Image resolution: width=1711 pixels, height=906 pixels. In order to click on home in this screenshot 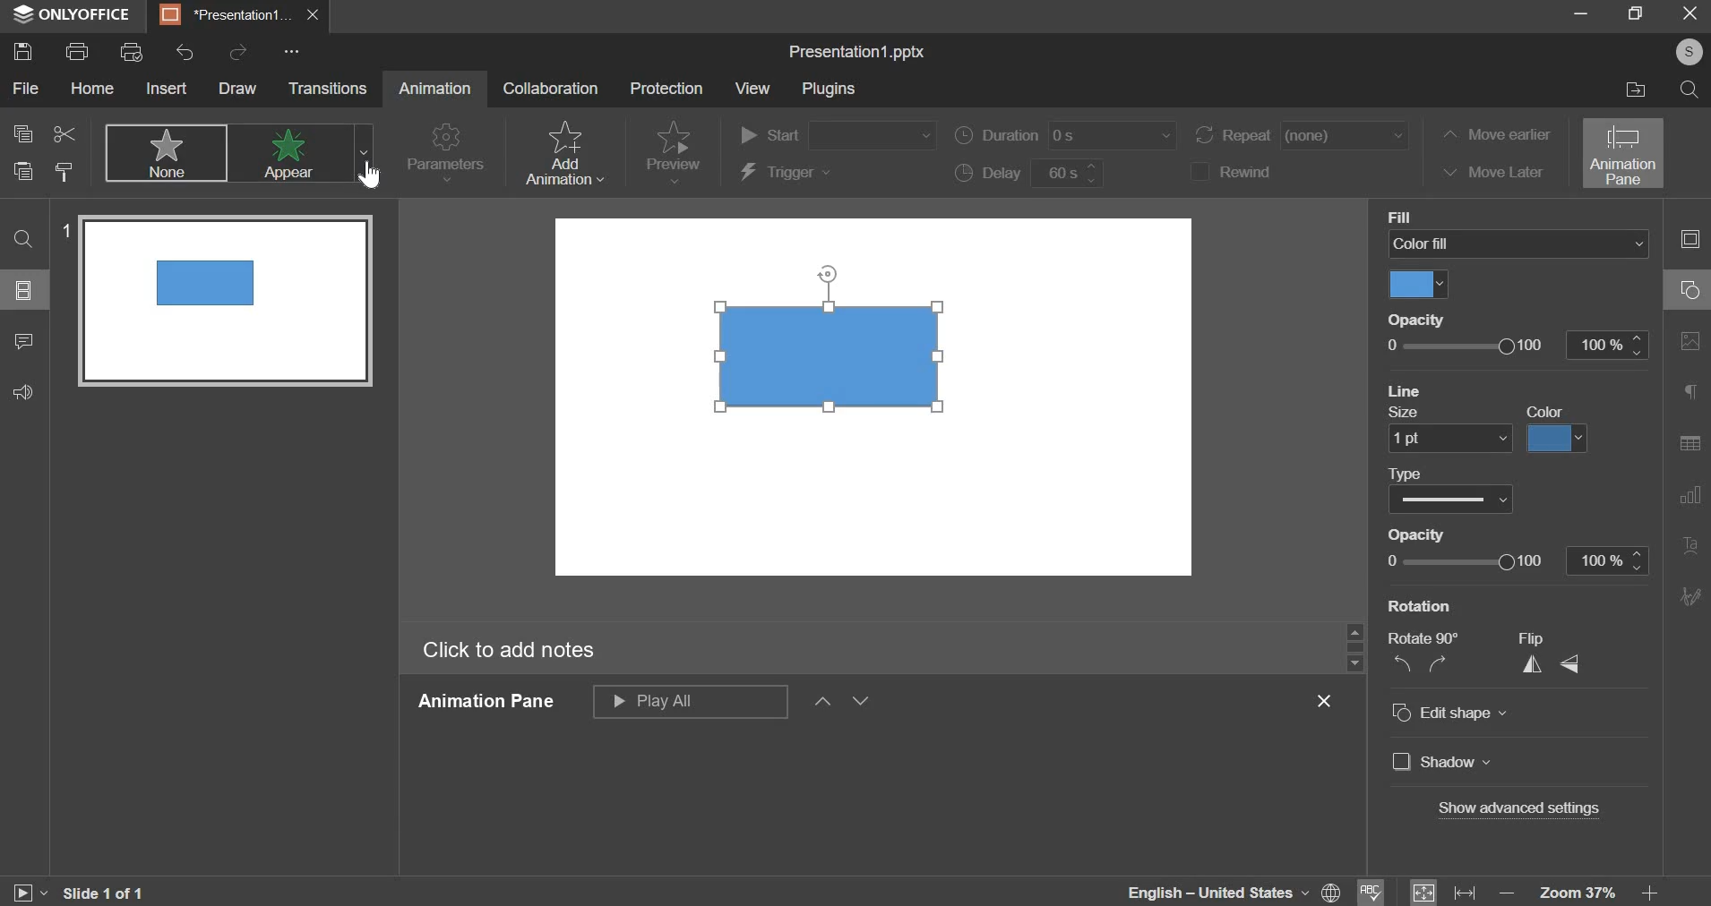, I will do `click(89, 90)`.